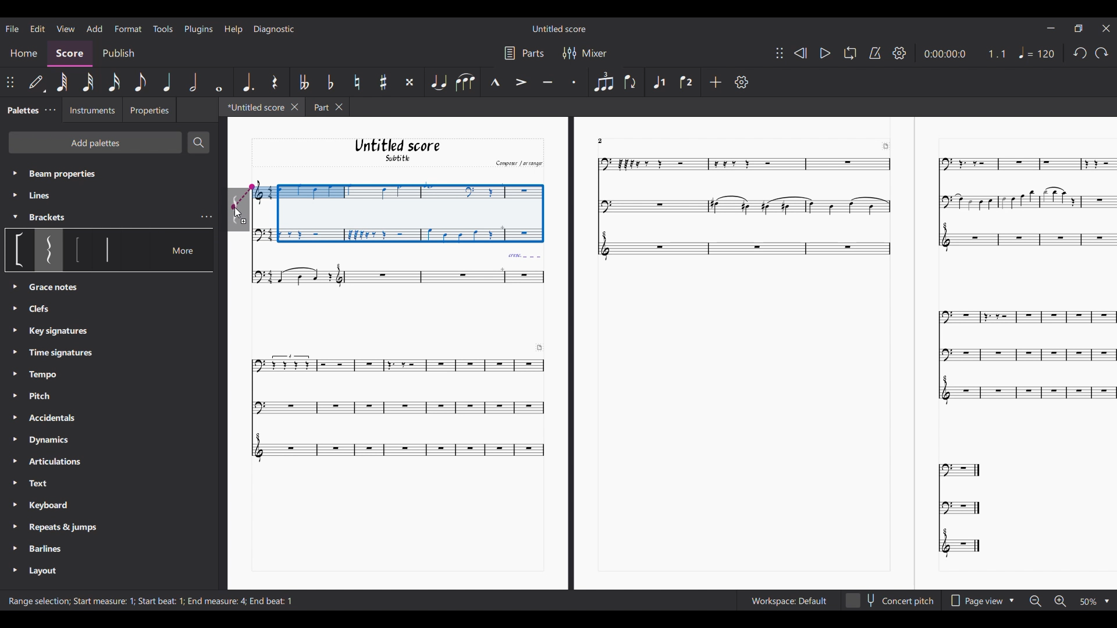  Describe the element at coordinates (20, 250) in the screenshot. I see `Option under bracket section` at that location.